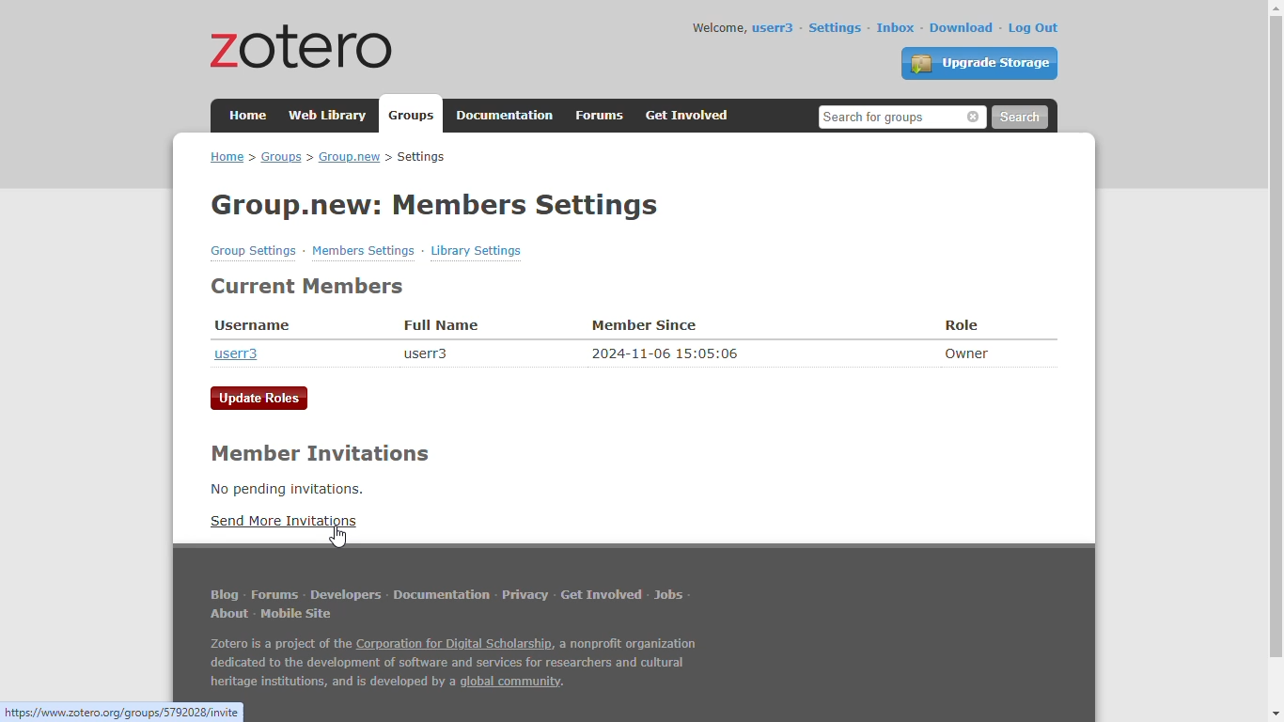 This screenshot has height=722, width=1284. I want to click on get involved, so click(603, 595).